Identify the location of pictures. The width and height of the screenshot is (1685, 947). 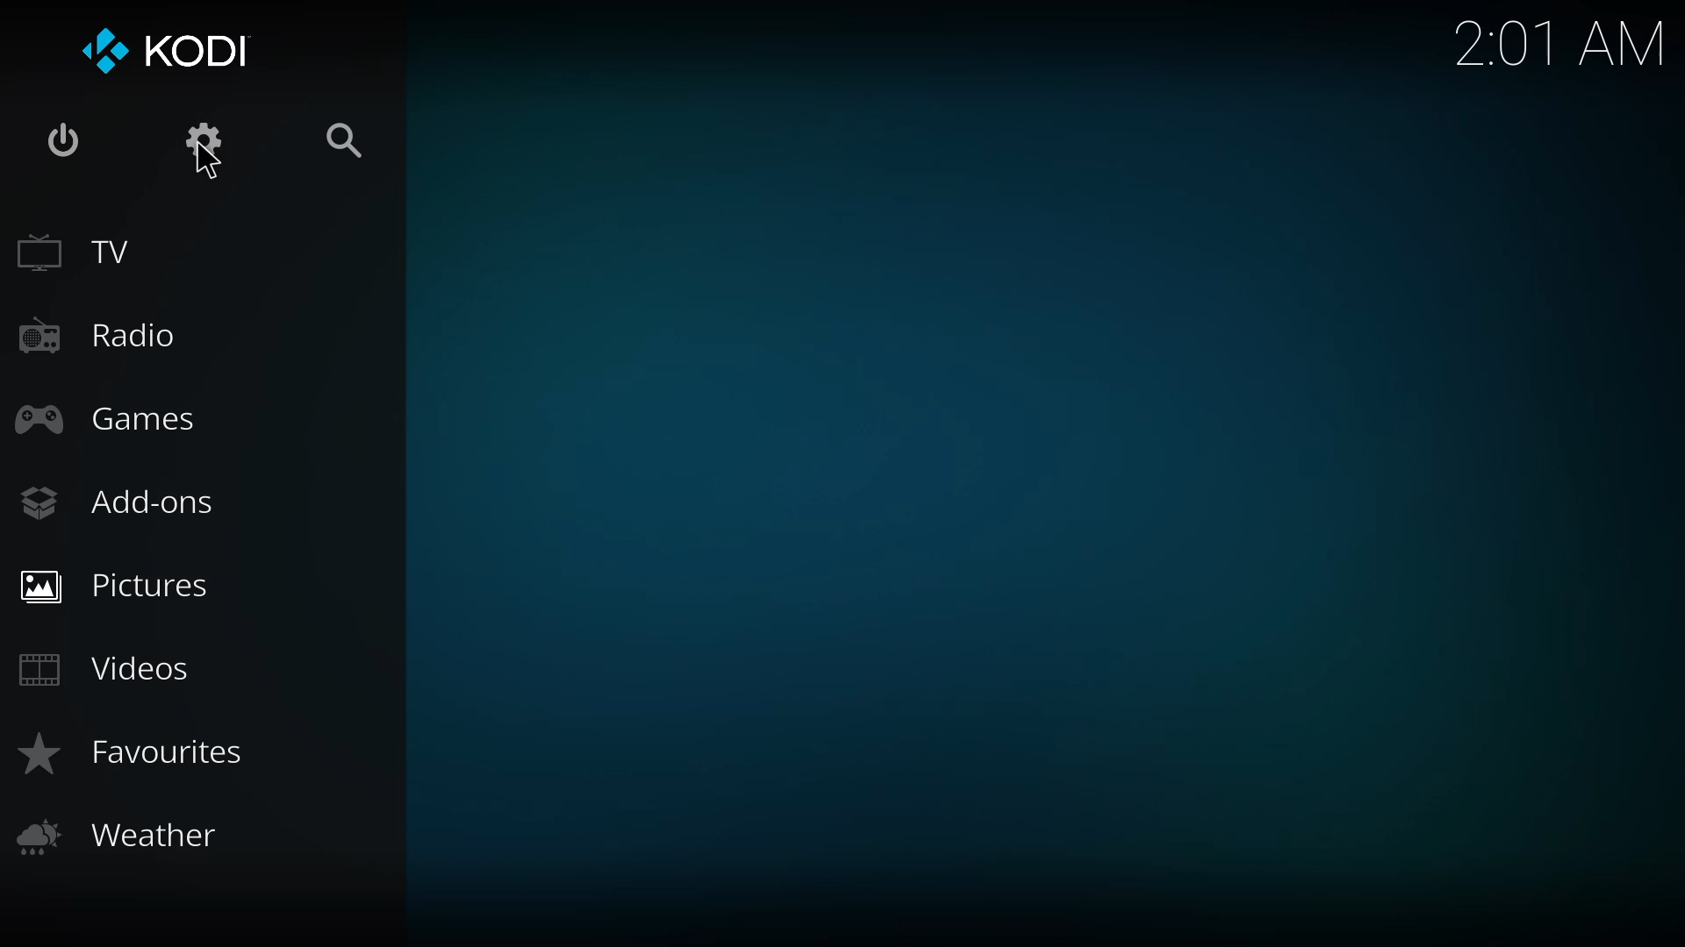
(114, 585).